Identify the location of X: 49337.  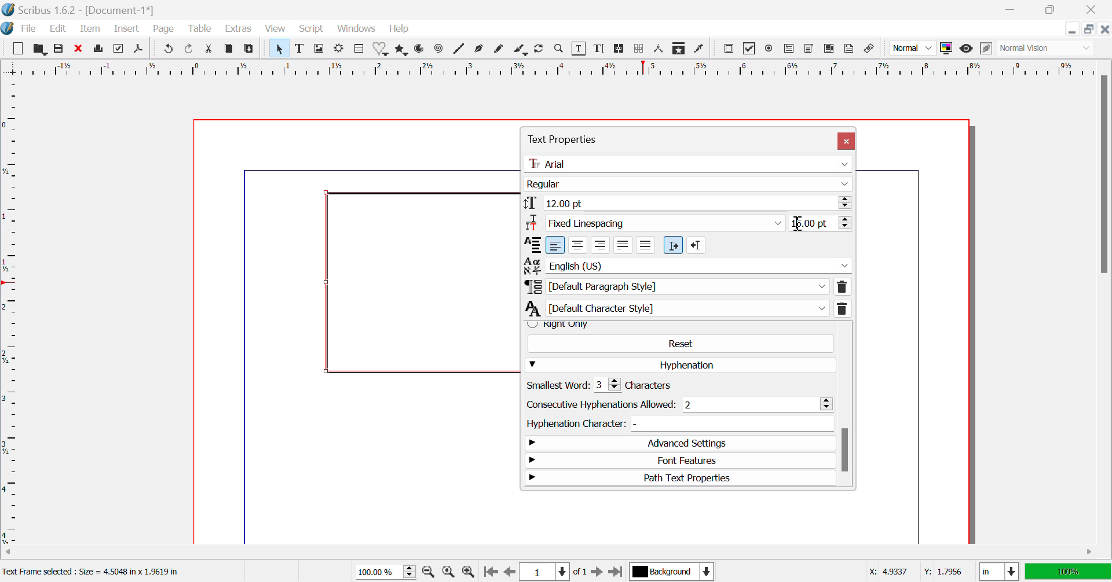
(887, 572).